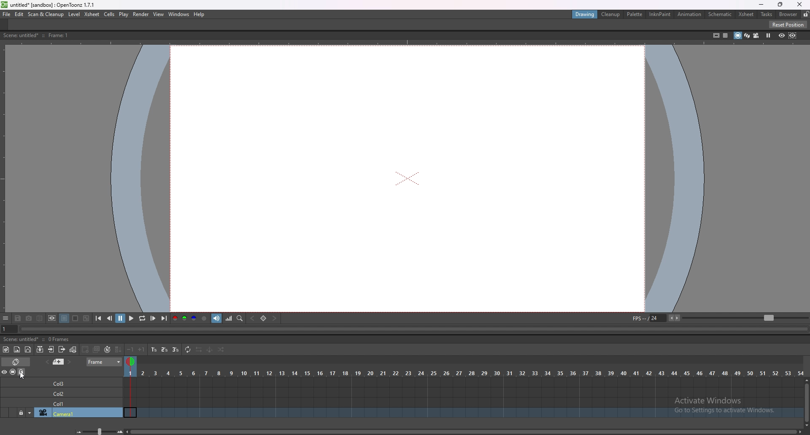  I want to click on white background, so click(76, 318).